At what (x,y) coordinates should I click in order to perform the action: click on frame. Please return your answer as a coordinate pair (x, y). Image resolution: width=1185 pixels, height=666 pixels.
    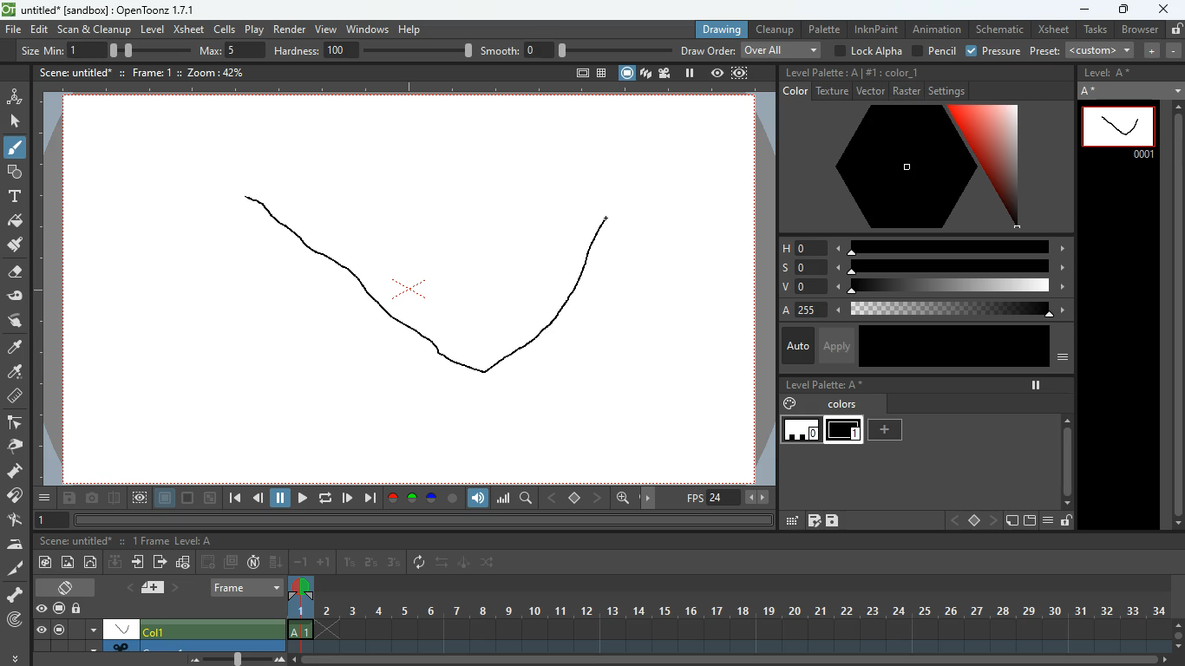
    Looking at the image, I should click on (49, 521).